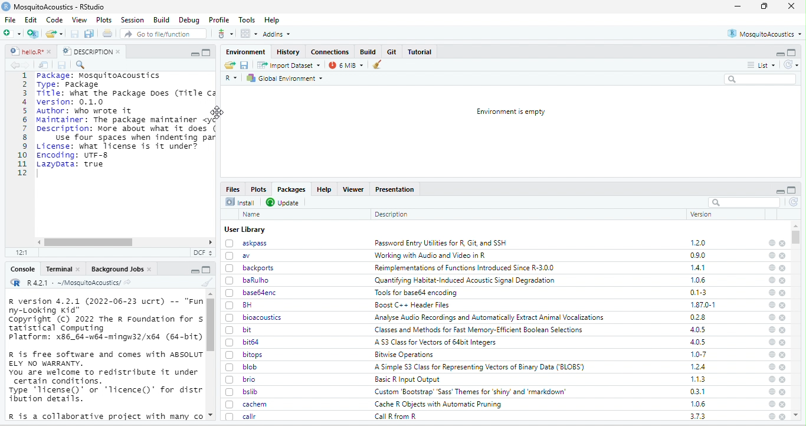 The width and height of the screenshot is (806, 426). Describe the element at coordinates (108, 33) in the screenshot. I see `Print` at that location.